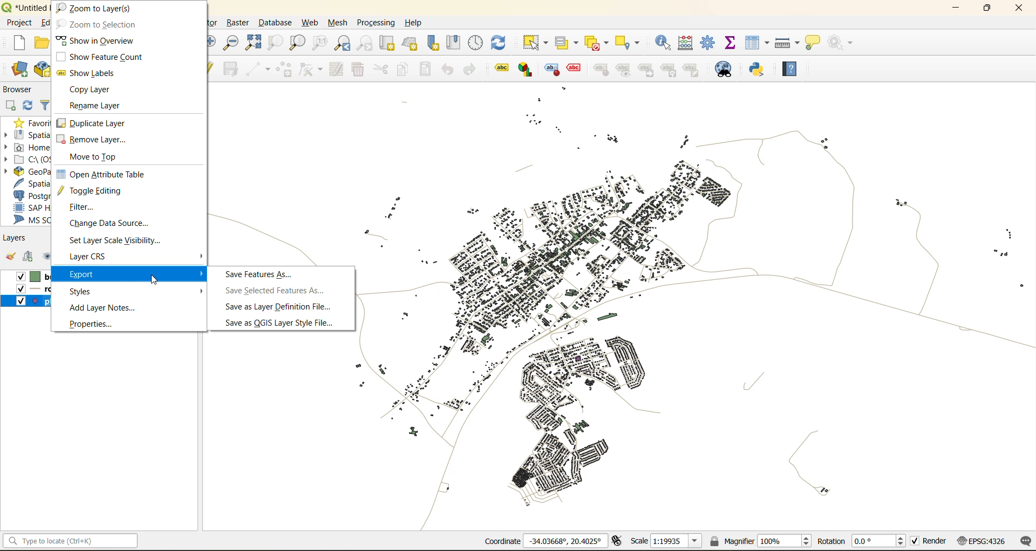 The height and width of the screenshot is (551, 1036). What do you see at coordinates (667, 542) in the screenshot?
I see `scale` at bounding box center [667, 542].